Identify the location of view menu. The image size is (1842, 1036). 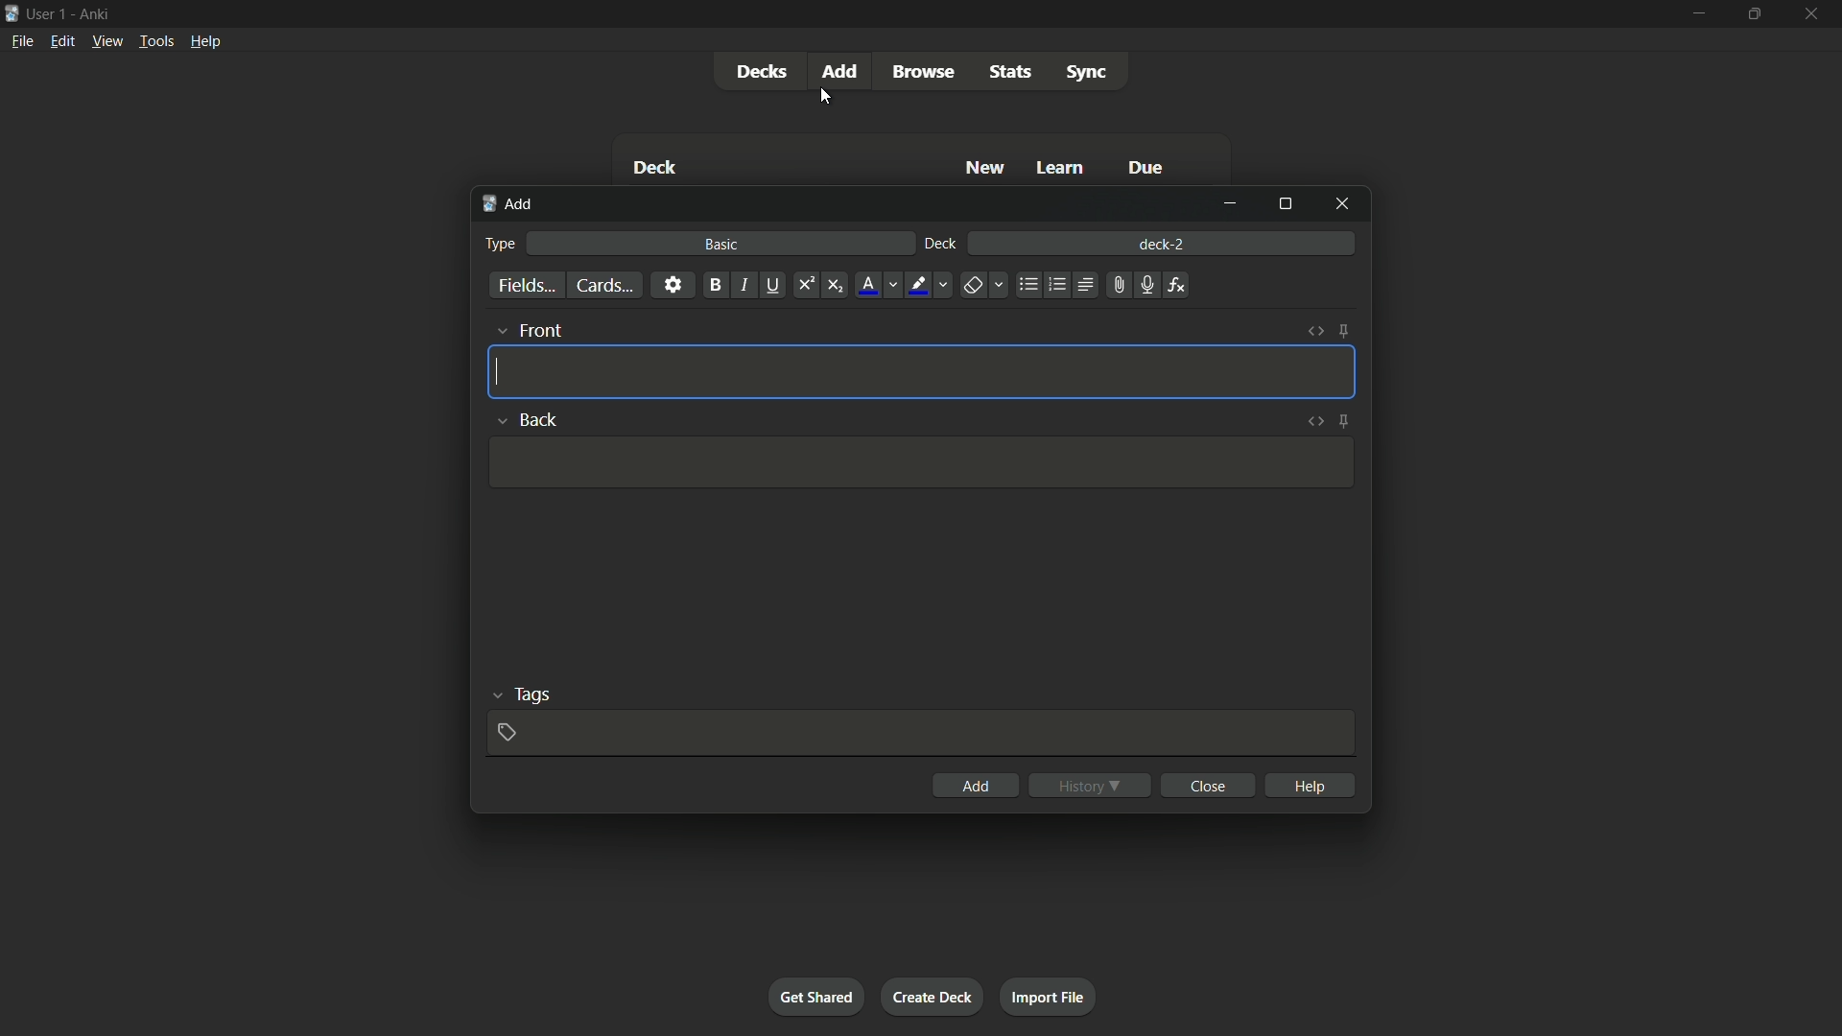
(106, 41).